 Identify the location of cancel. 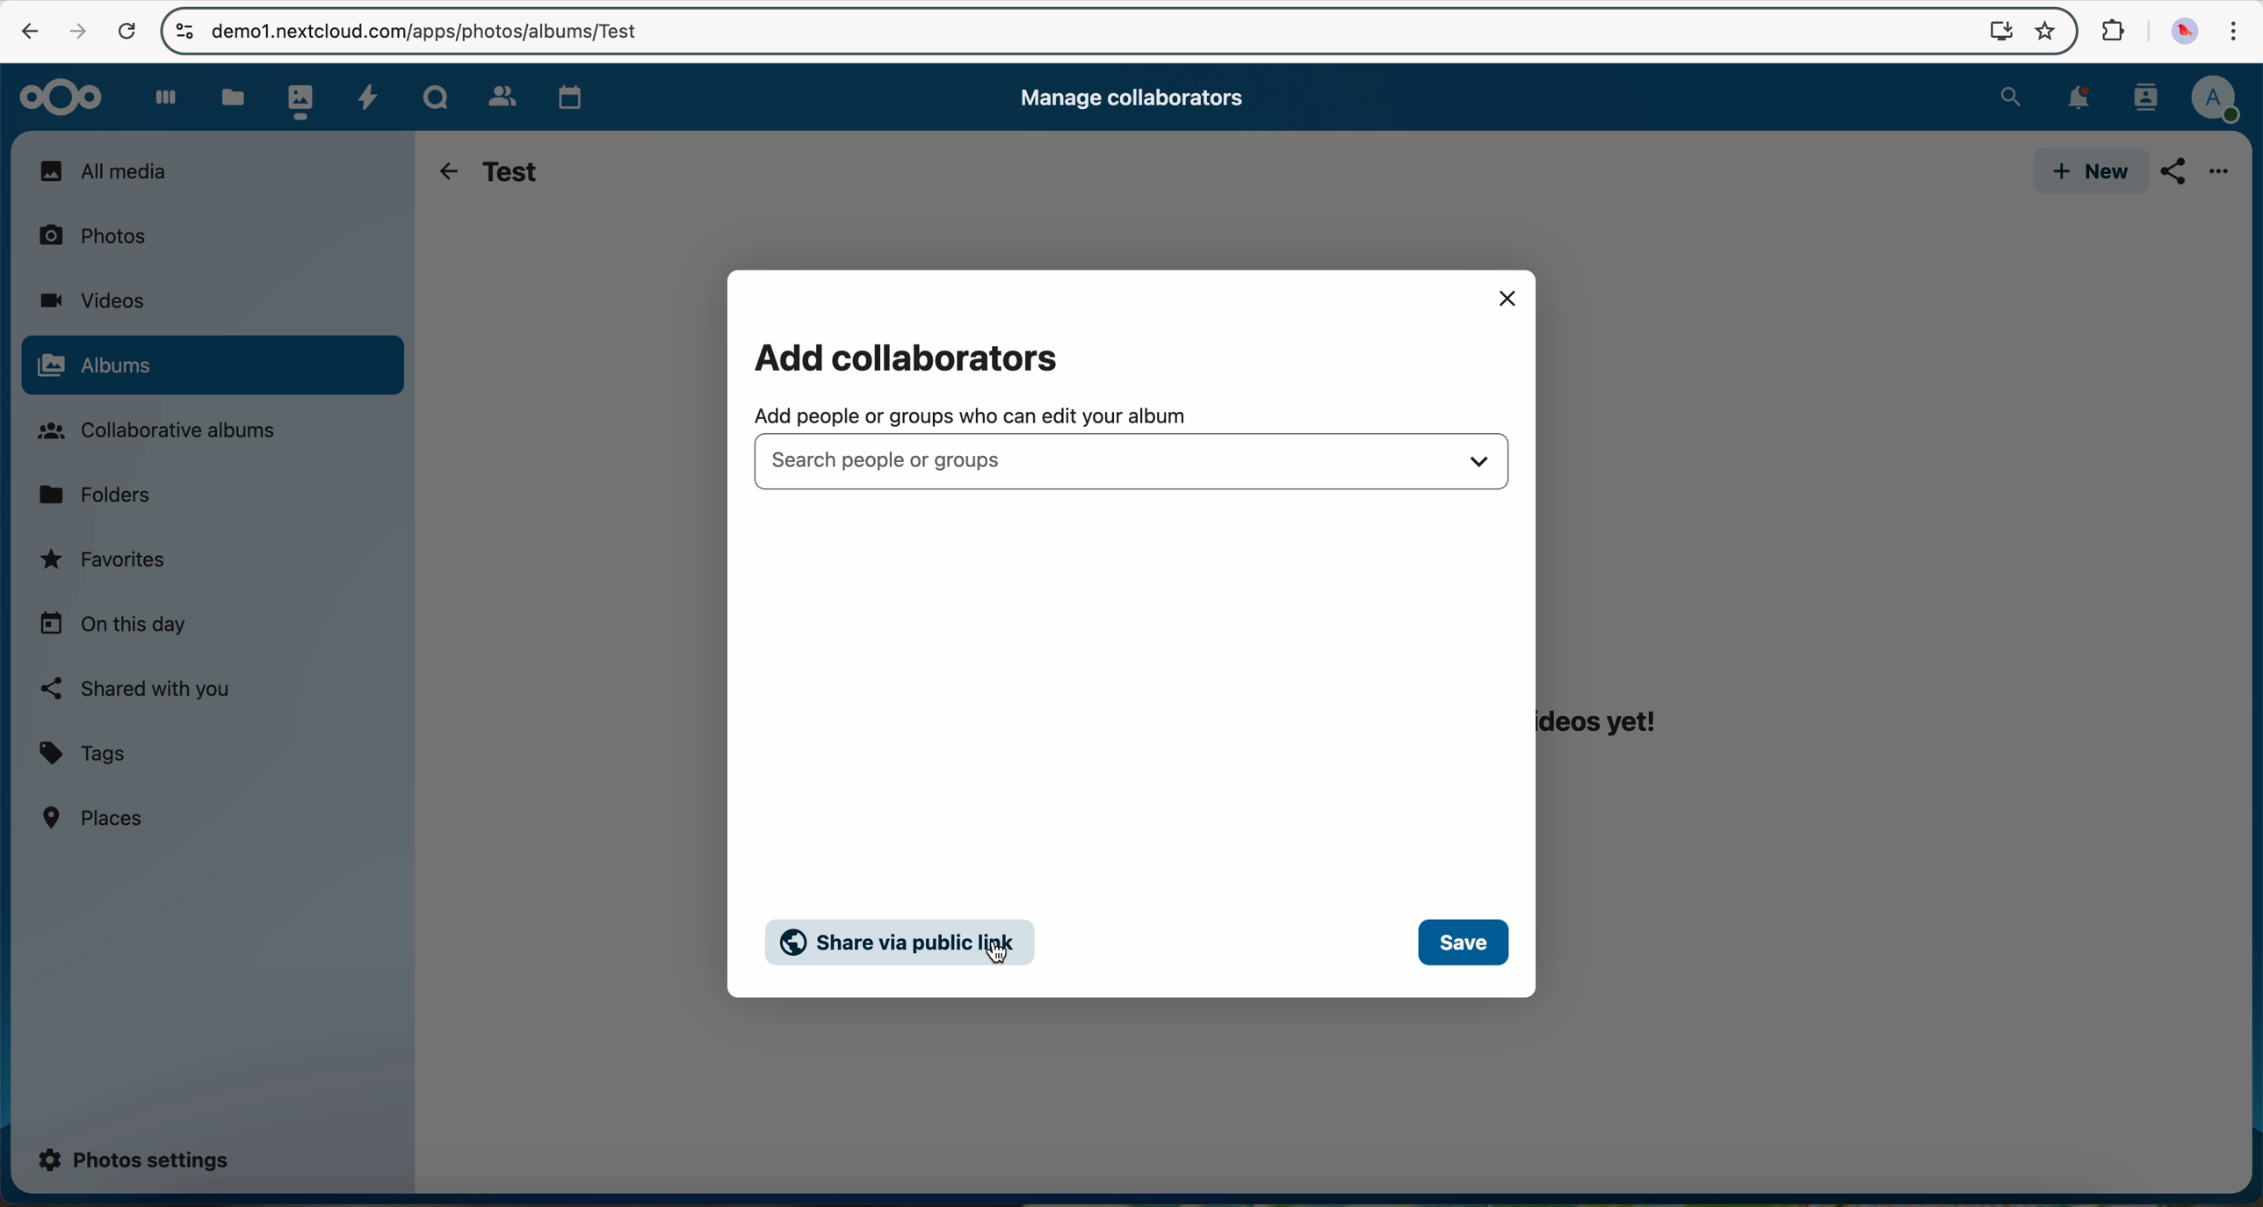
(127, 33).